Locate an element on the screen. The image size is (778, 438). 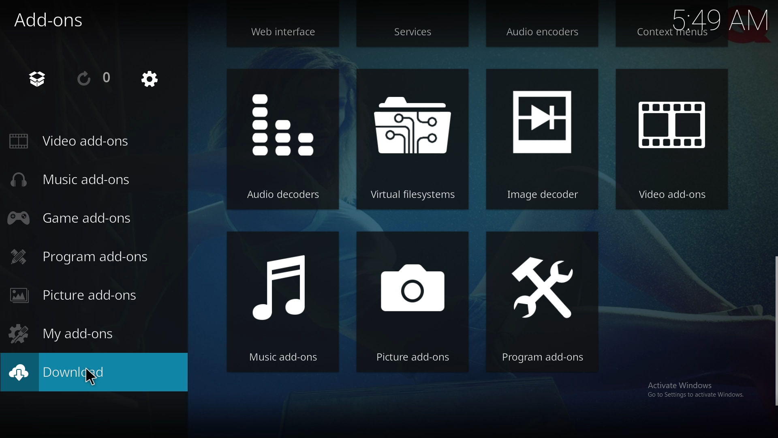
program add ons is located at coordinates (544, 303).